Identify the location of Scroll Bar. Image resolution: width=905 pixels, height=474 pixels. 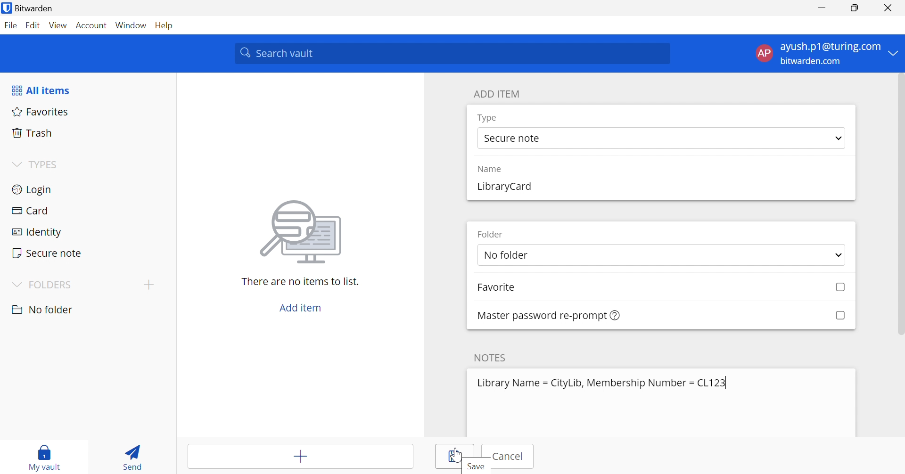
(899, 206).